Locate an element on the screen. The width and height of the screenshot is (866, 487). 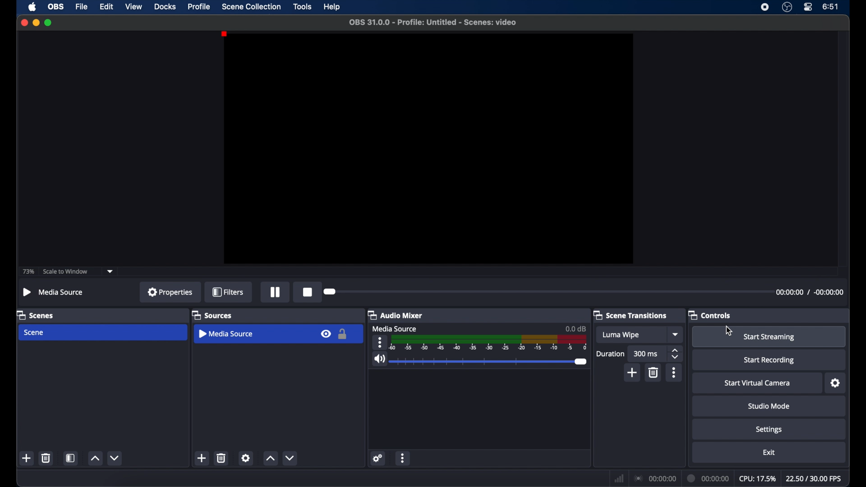
file is located at coordinates (82, 7).